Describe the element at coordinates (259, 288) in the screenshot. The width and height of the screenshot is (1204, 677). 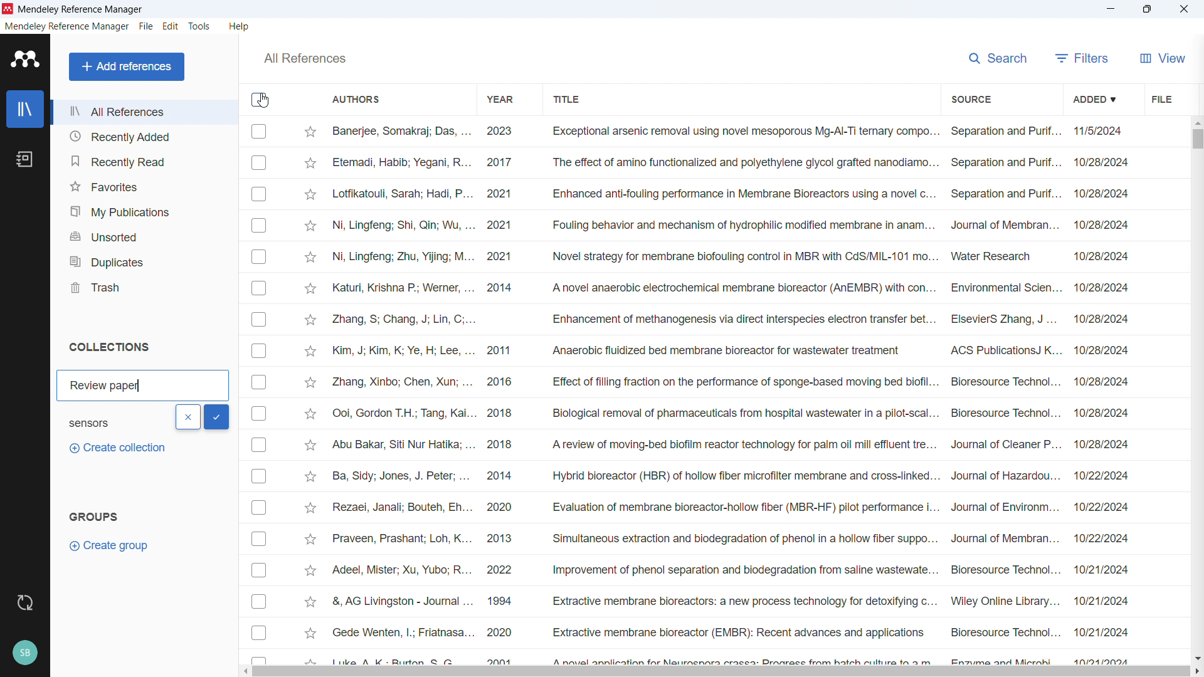
I see `Select respective publication` at that location.